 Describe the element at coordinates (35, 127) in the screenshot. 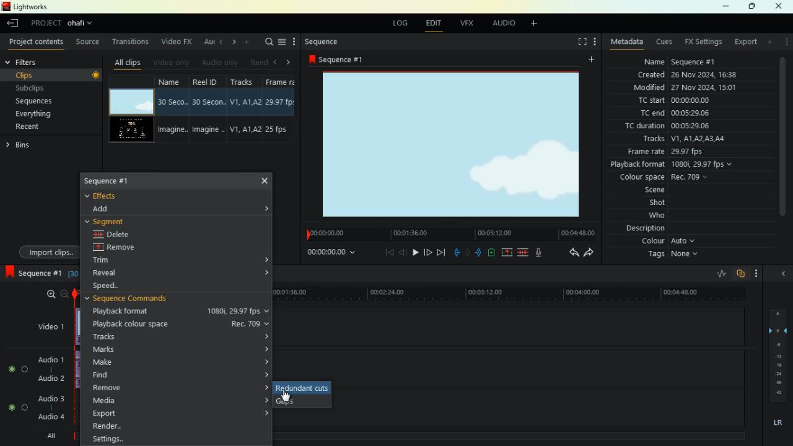

I see `recent` at that location.